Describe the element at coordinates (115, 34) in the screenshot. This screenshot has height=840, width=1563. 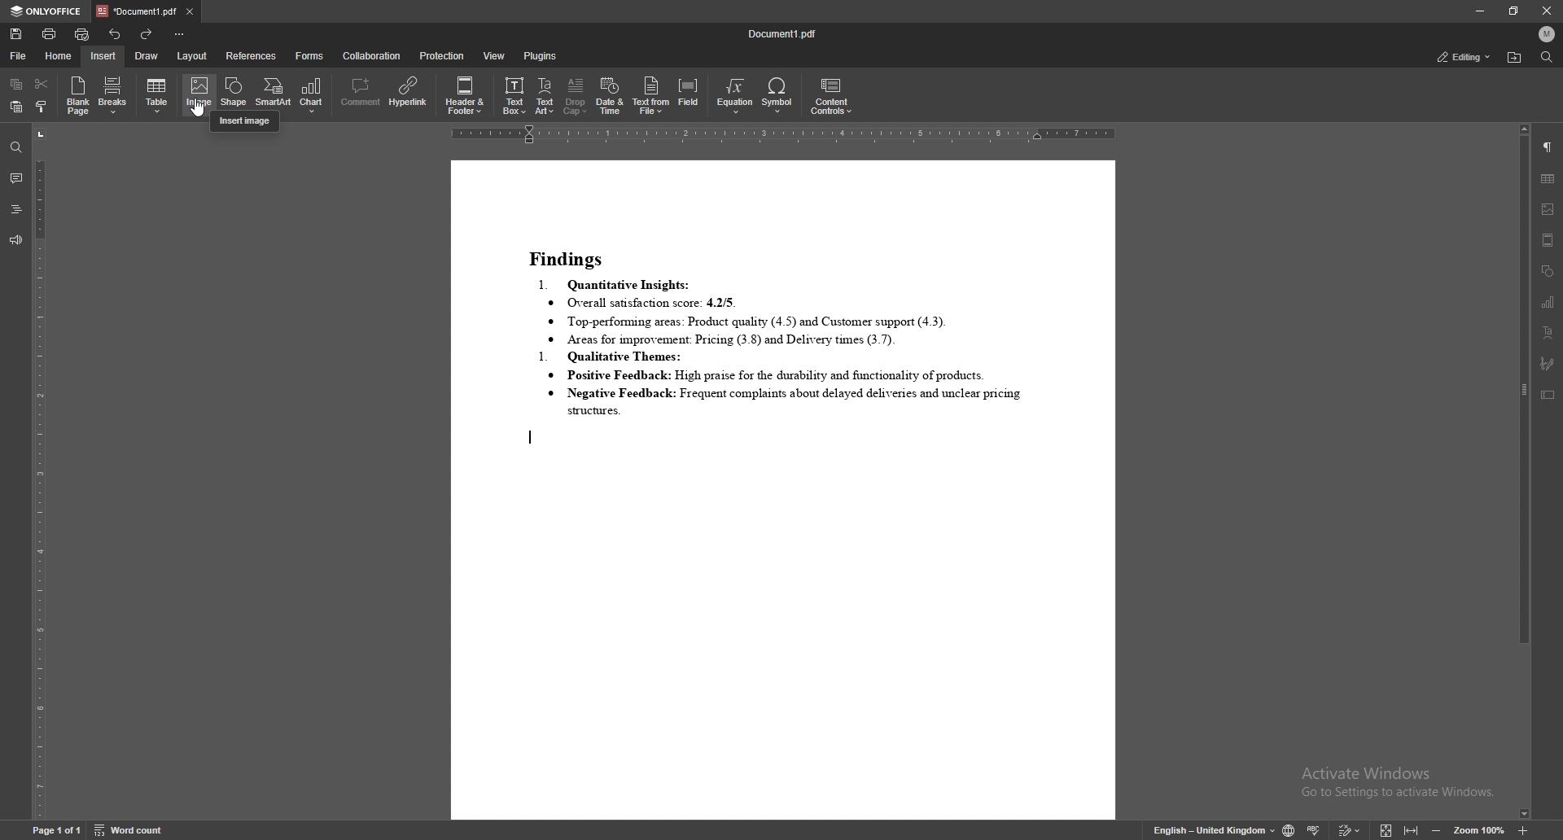
I see `undo` at that location.